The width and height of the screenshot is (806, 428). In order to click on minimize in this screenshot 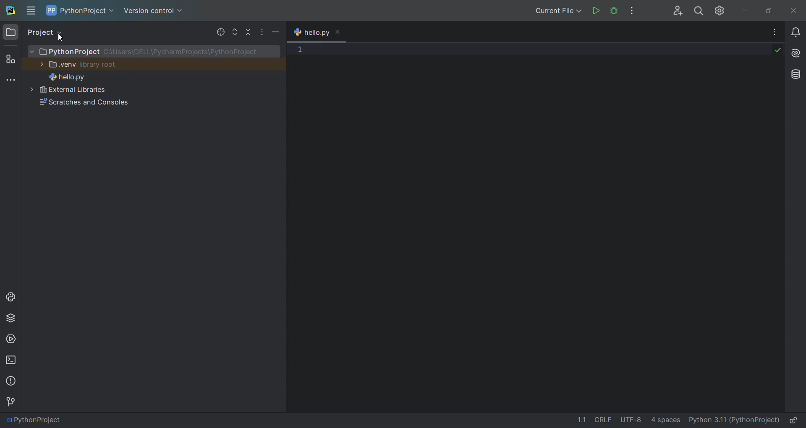, I will do `click(743, 10)`.